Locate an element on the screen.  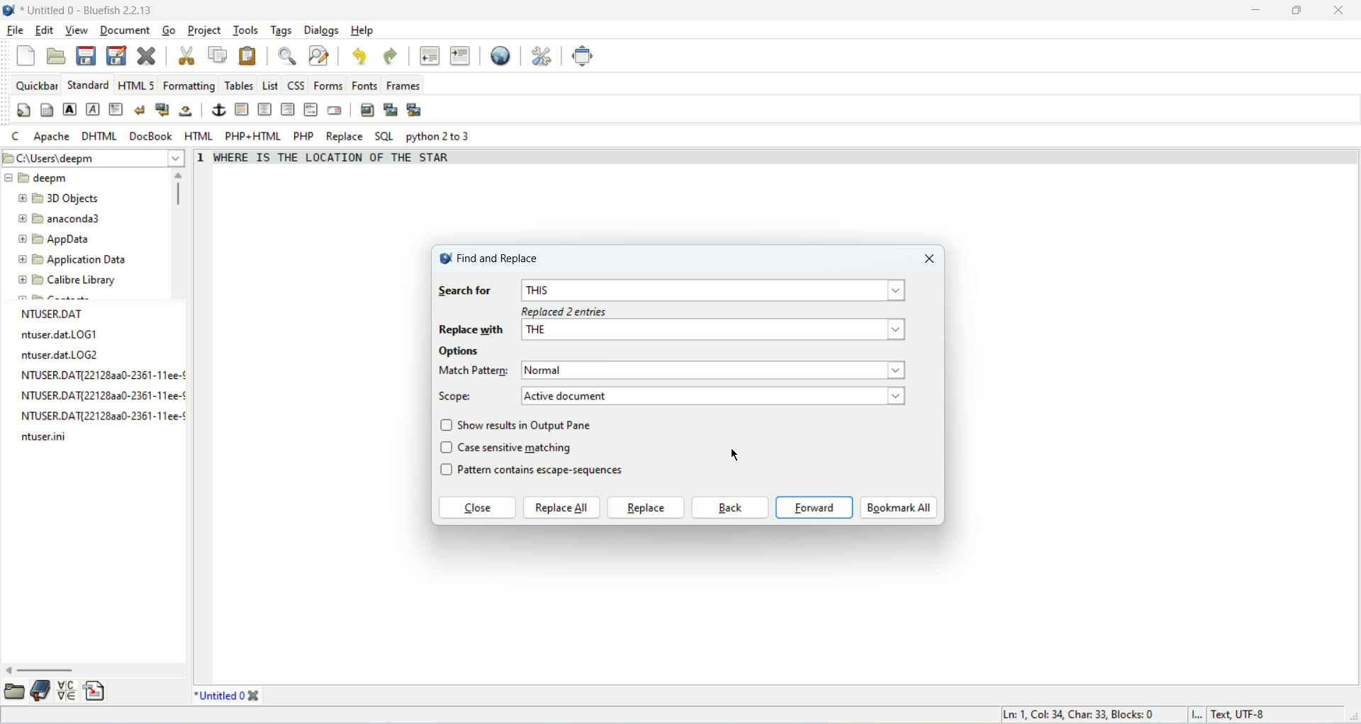
emphasis is located at coordinates (92, 109).